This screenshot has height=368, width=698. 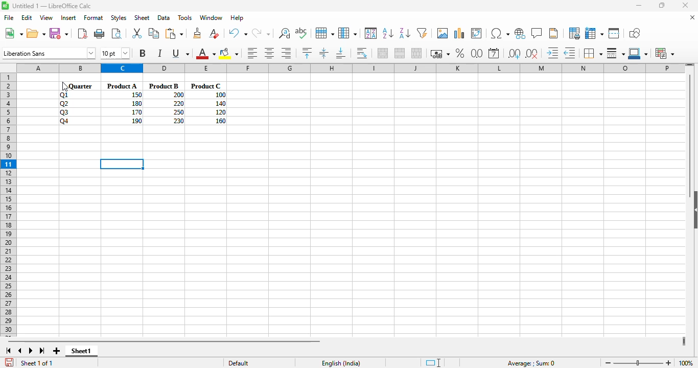 I want to click on border style, so click(x=616, y=53).